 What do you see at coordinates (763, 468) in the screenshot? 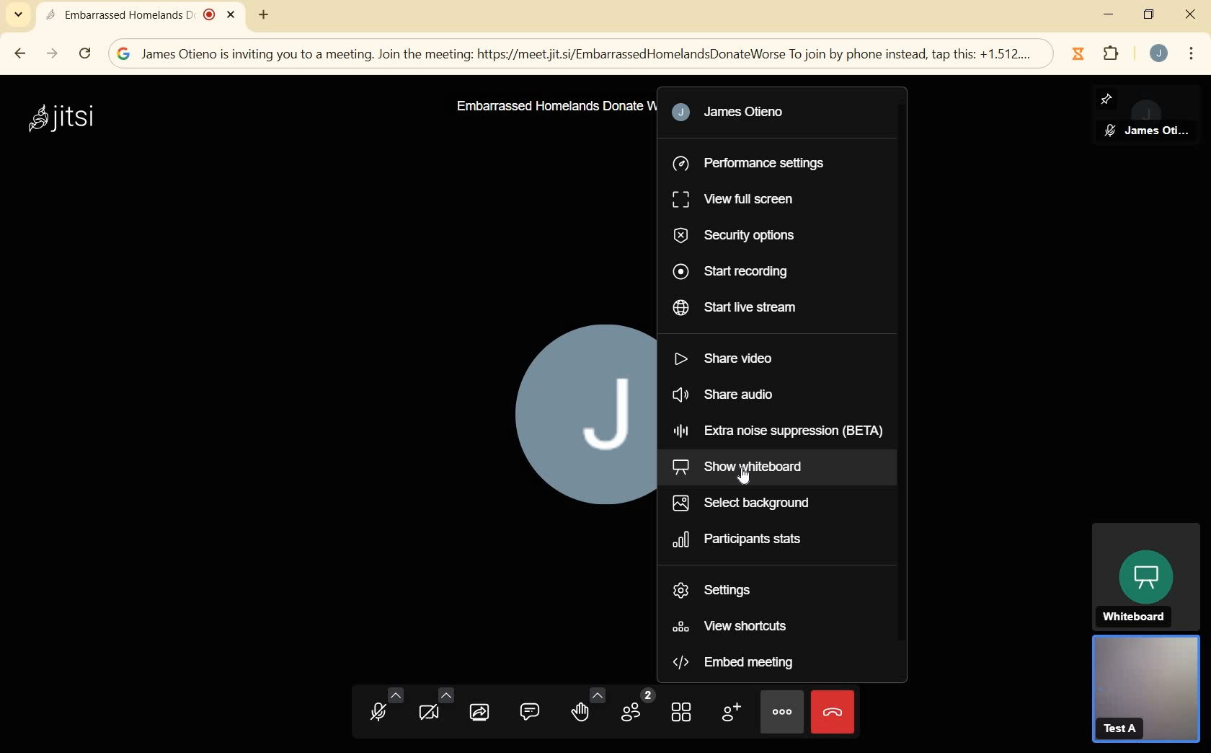
I see `SHOW WHITEBOARD` at bounding box center [763, 468].